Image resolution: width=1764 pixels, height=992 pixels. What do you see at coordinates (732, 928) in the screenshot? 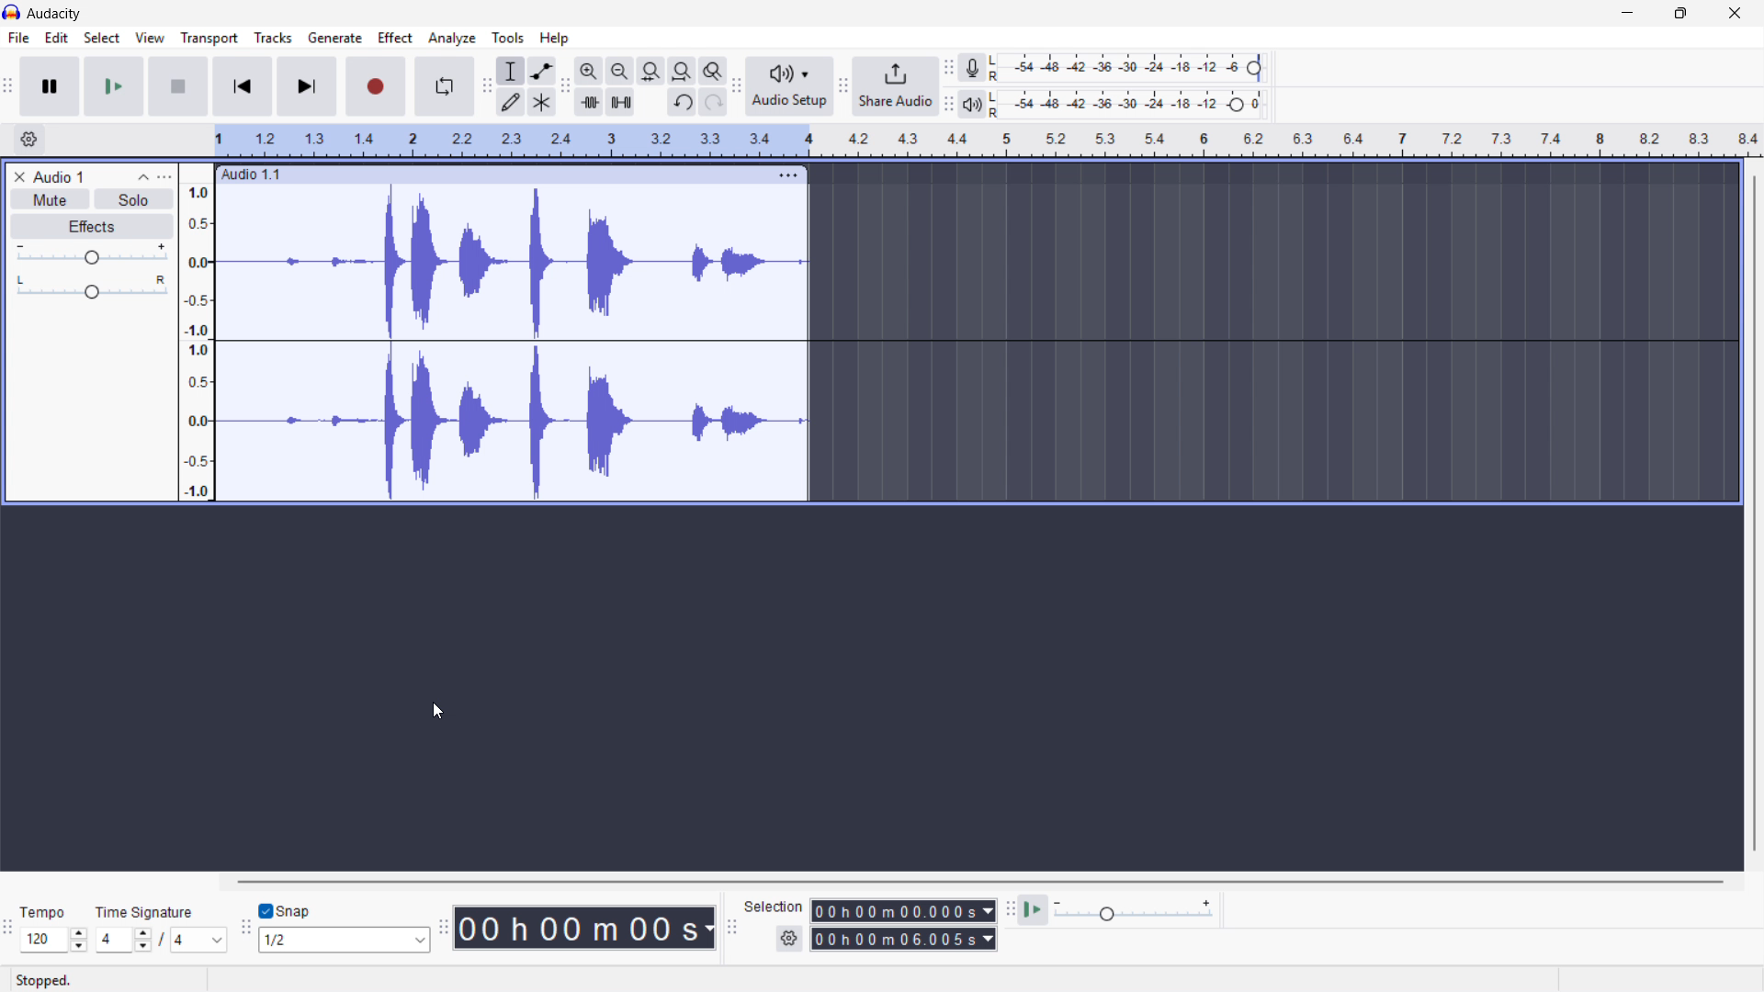
I see `selection toolbar` at bounding box center [732, 928].